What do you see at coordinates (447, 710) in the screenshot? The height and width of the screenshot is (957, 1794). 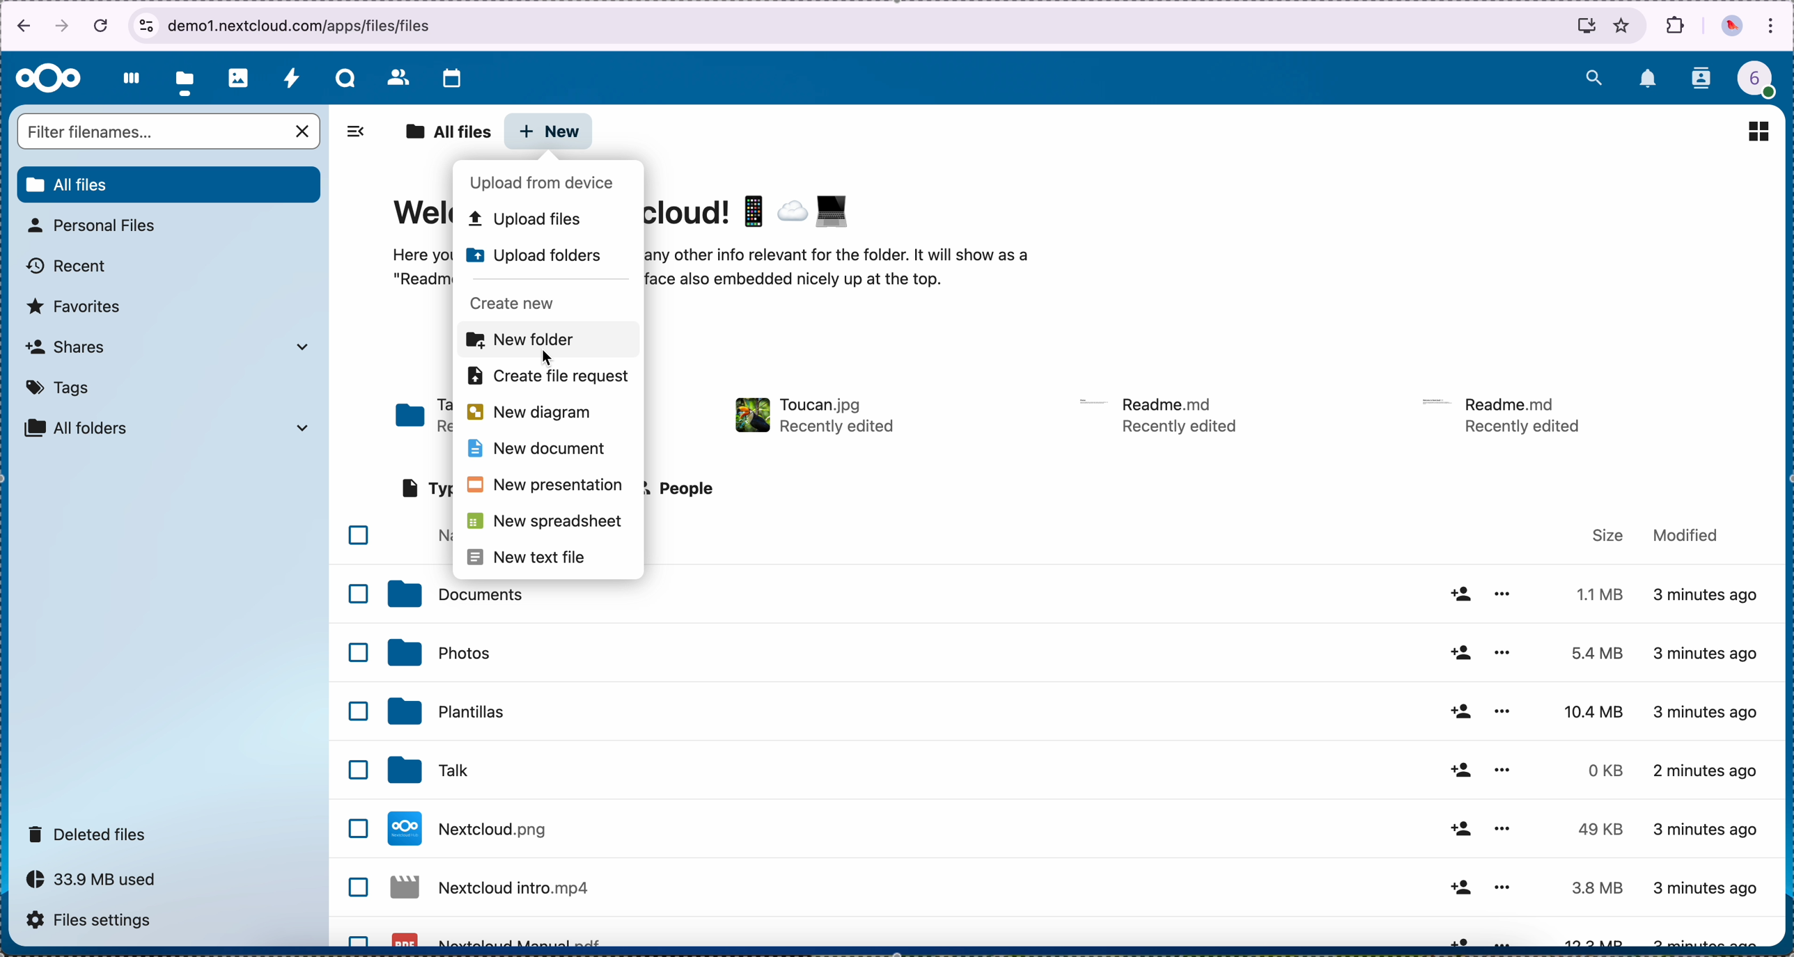 I see `templates` at bounding box center [447, 710].